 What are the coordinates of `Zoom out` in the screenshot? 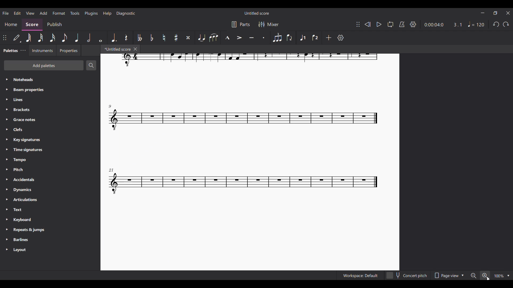 It's located at (473, 276).